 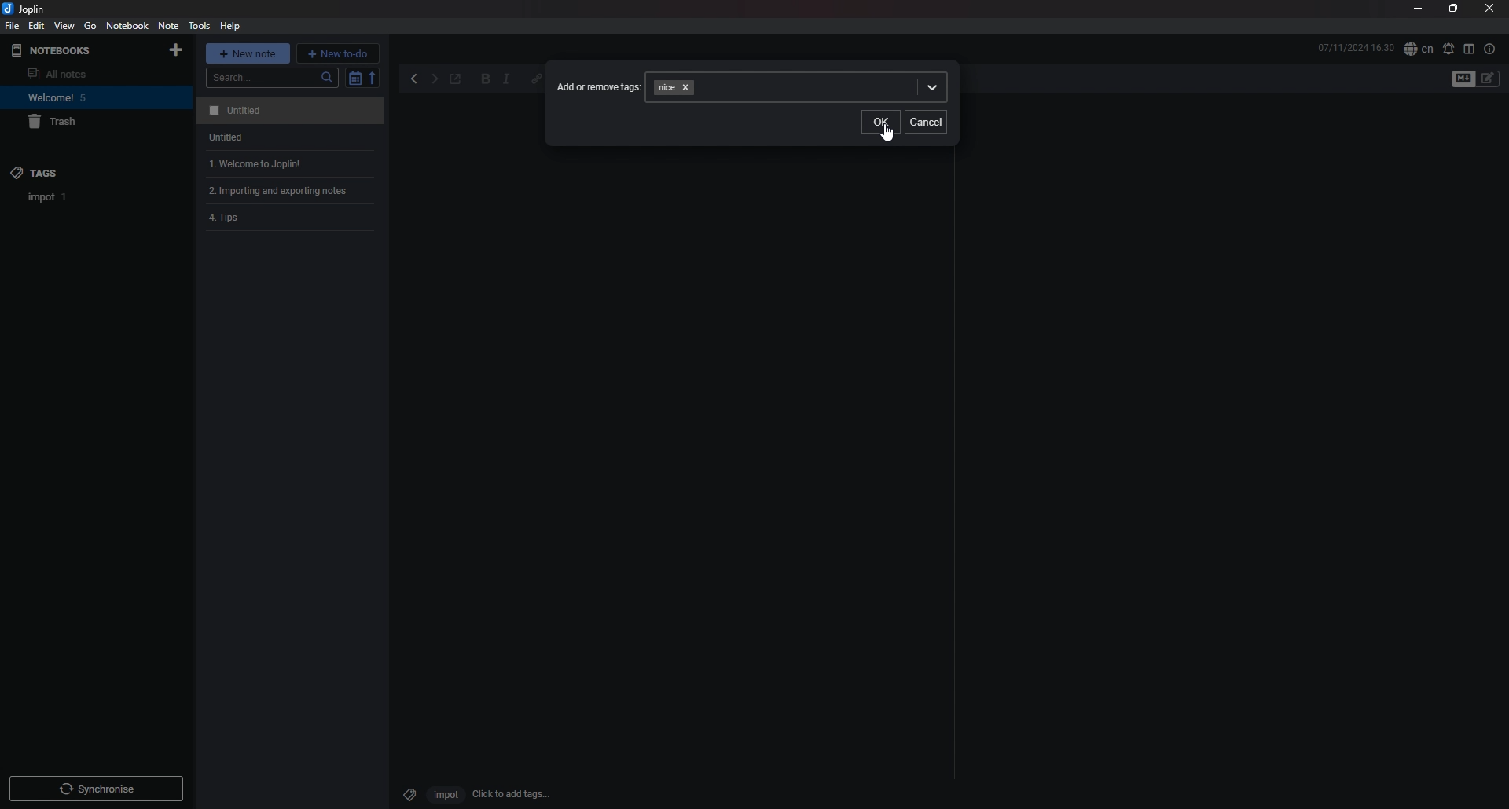 What do you see at coordinates (670, 86) in the screenshot?
I see `nice` at bounding box center [670, 86].